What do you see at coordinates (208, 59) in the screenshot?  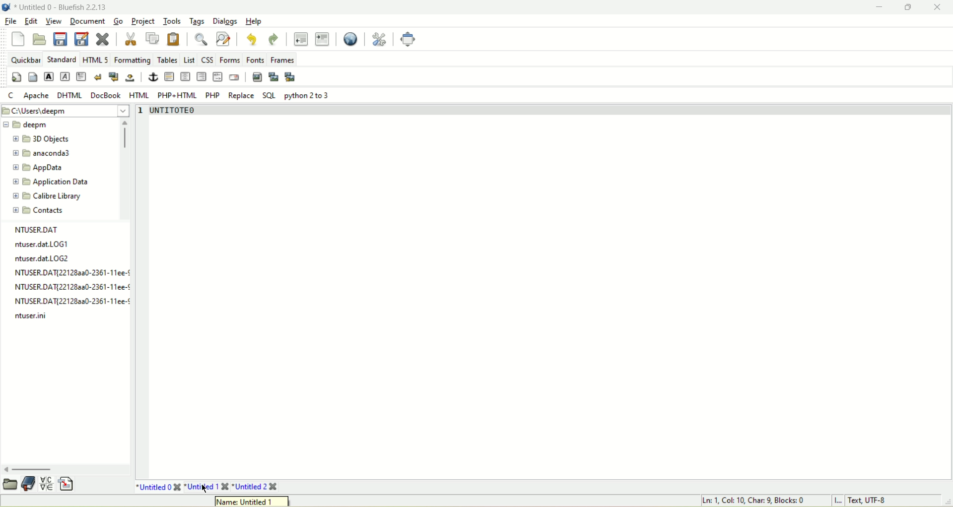 I see `CSS` at bounding box center [208, 59].